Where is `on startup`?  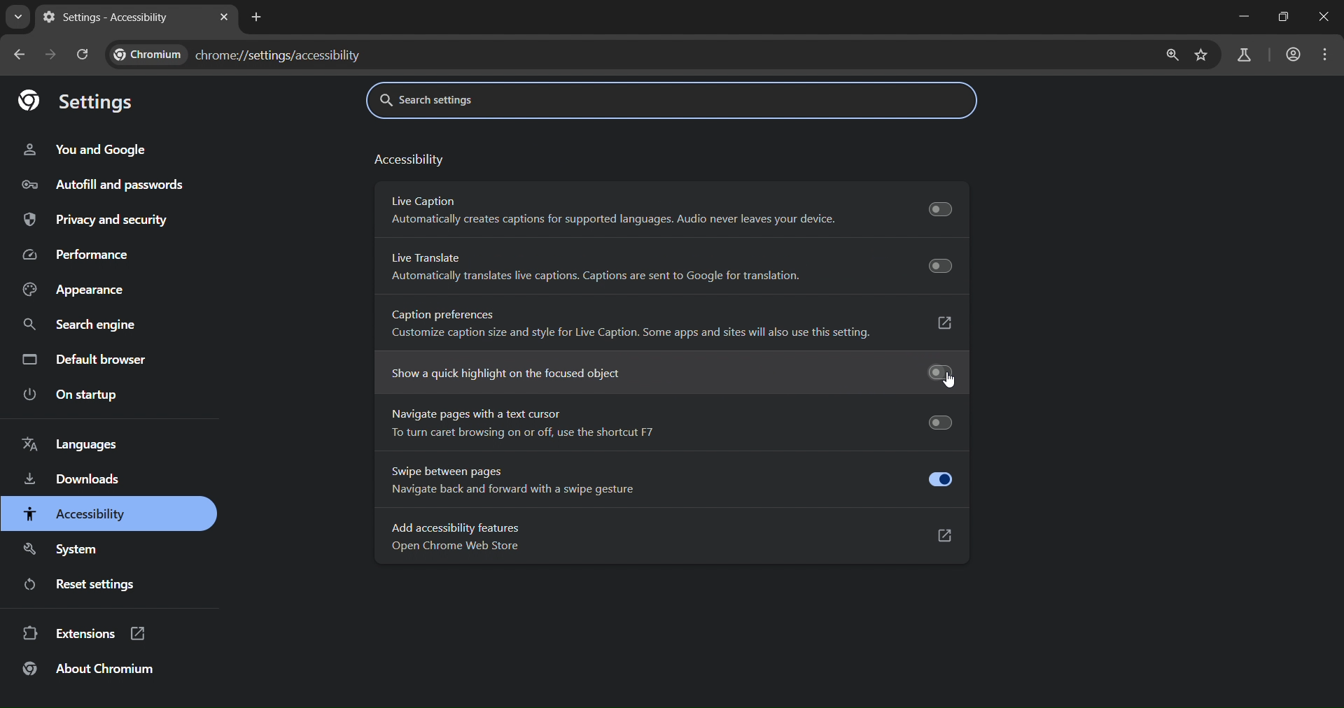 on startup is located at coordinates (73, 395).